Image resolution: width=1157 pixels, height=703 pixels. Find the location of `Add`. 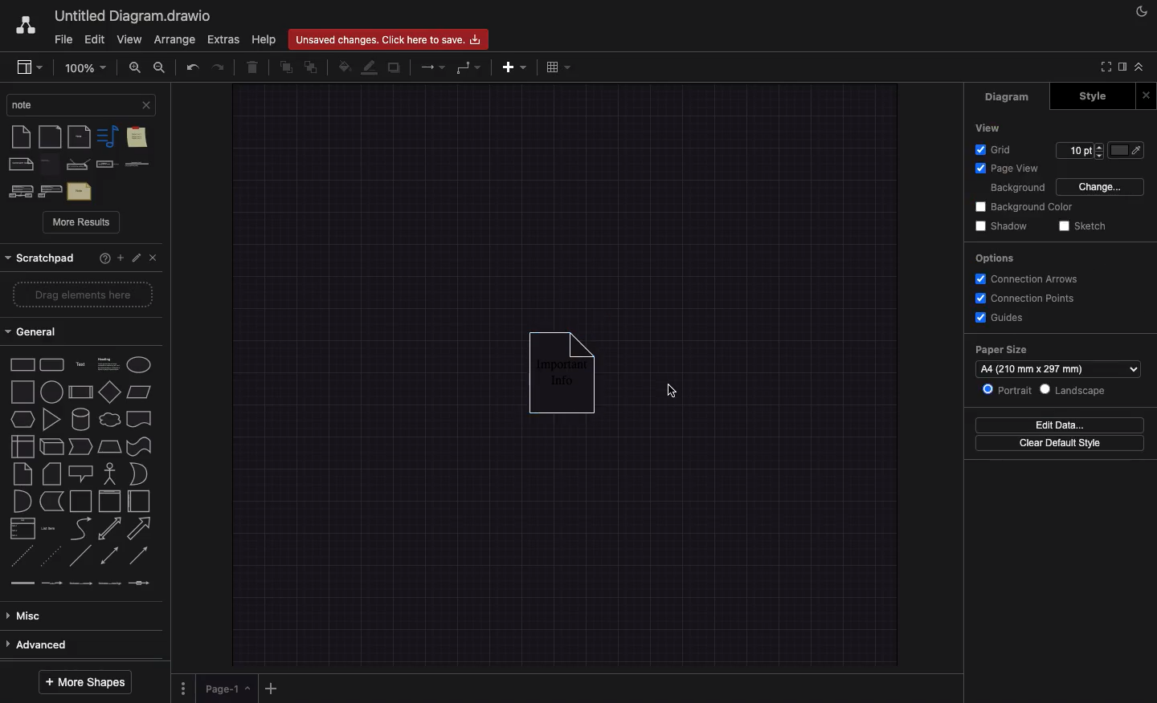

Add is located at coordinates (517, 67).